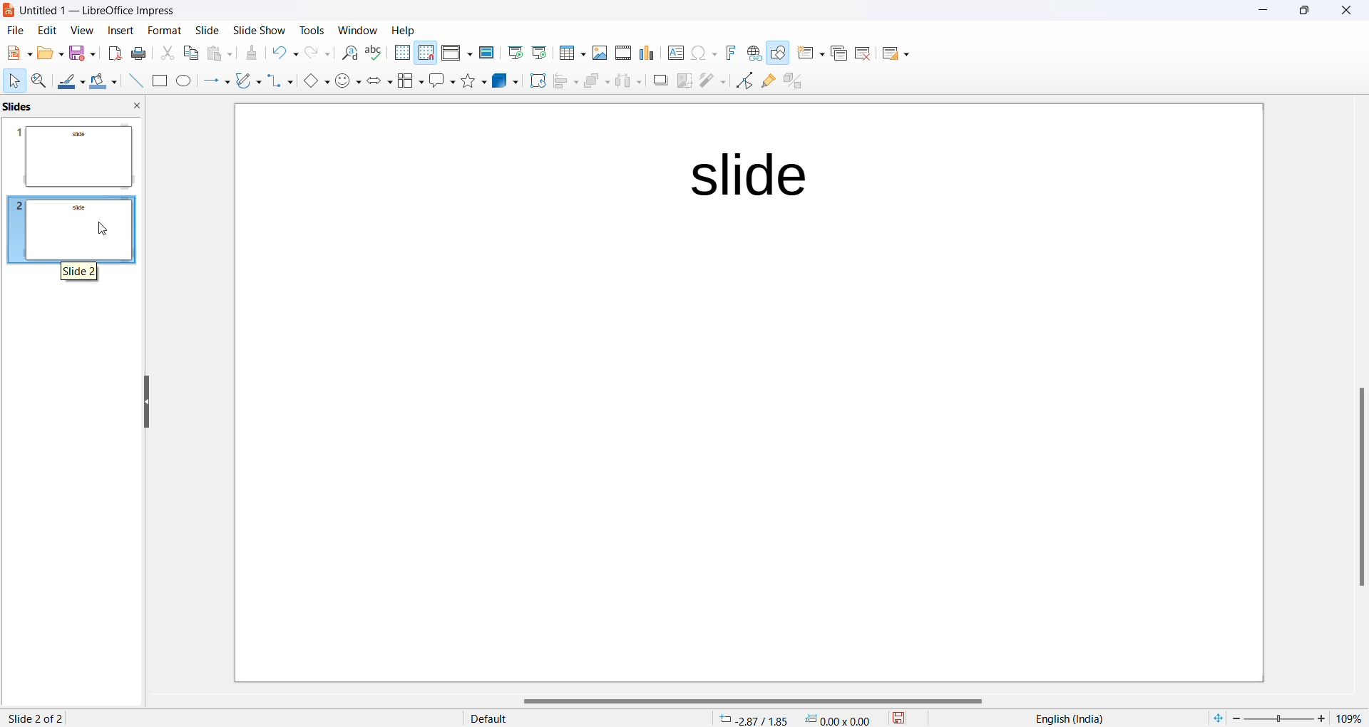  Describe the element at coordinates (309, 29) in the screenshot. I see `Tools` at that location.